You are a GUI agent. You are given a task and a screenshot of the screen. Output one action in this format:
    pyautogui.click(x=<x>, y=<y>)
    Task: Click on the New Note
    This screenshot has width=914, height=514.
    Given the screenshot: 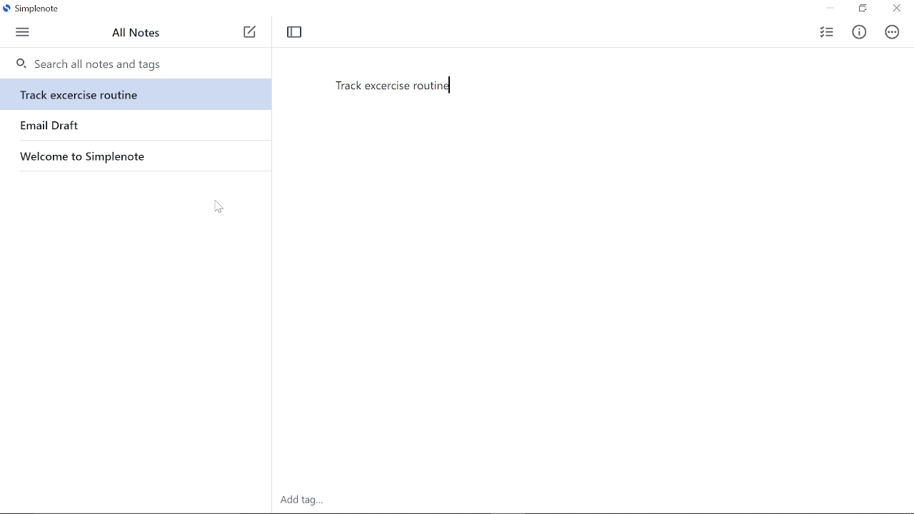 What is the action you would take?
    pyautogui.click(x=251, y=34)
    